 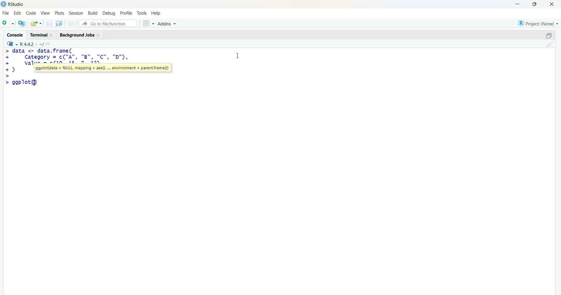 What do you see at coordinates (76, 13) in the screenshot?
I see `Session` at bounding box center [76, 13].